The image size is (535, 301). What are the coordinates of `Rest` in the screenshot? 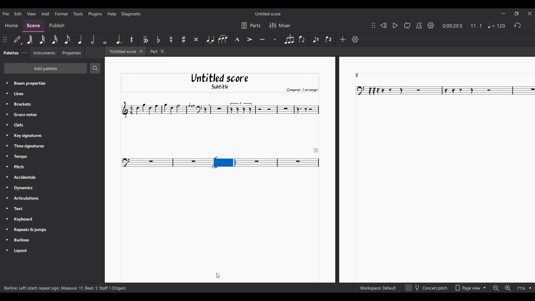 It's located at (132, 40).